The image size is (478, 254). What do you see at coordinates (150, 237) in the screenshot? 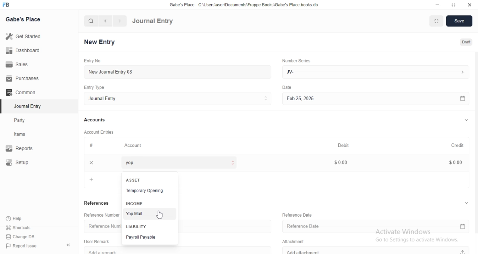
I see `Payroll Payable` at bounding box center [150, 237].